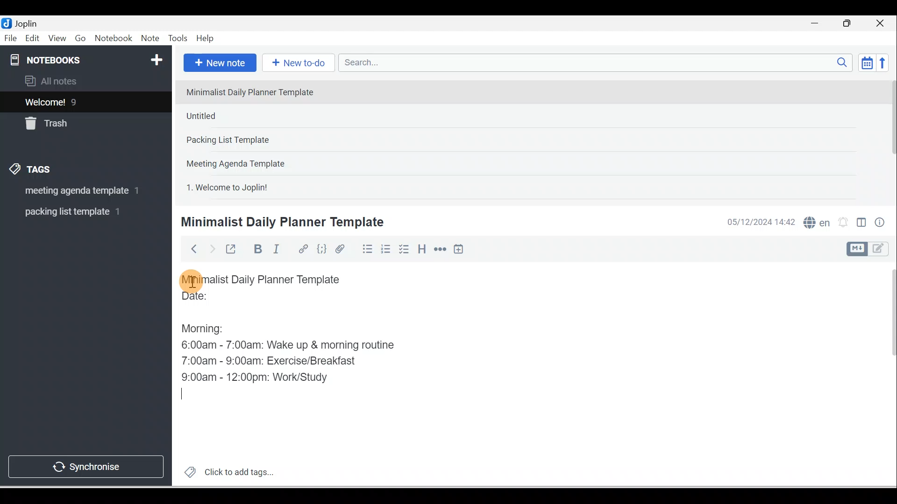 Image resolution: width=897 pixels, height=504 pixels. I want to click on Attach file, so click(342, 249).